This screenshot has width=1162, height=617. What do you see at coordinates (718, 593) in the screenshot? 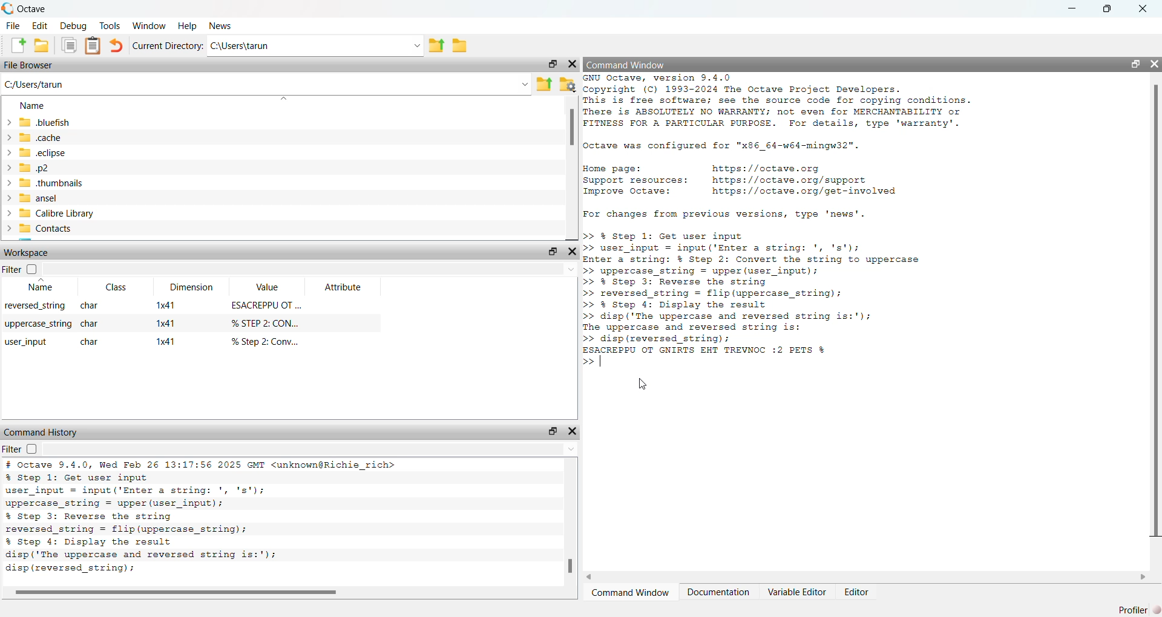
I see `documentation` at bounding box center [718, 593].